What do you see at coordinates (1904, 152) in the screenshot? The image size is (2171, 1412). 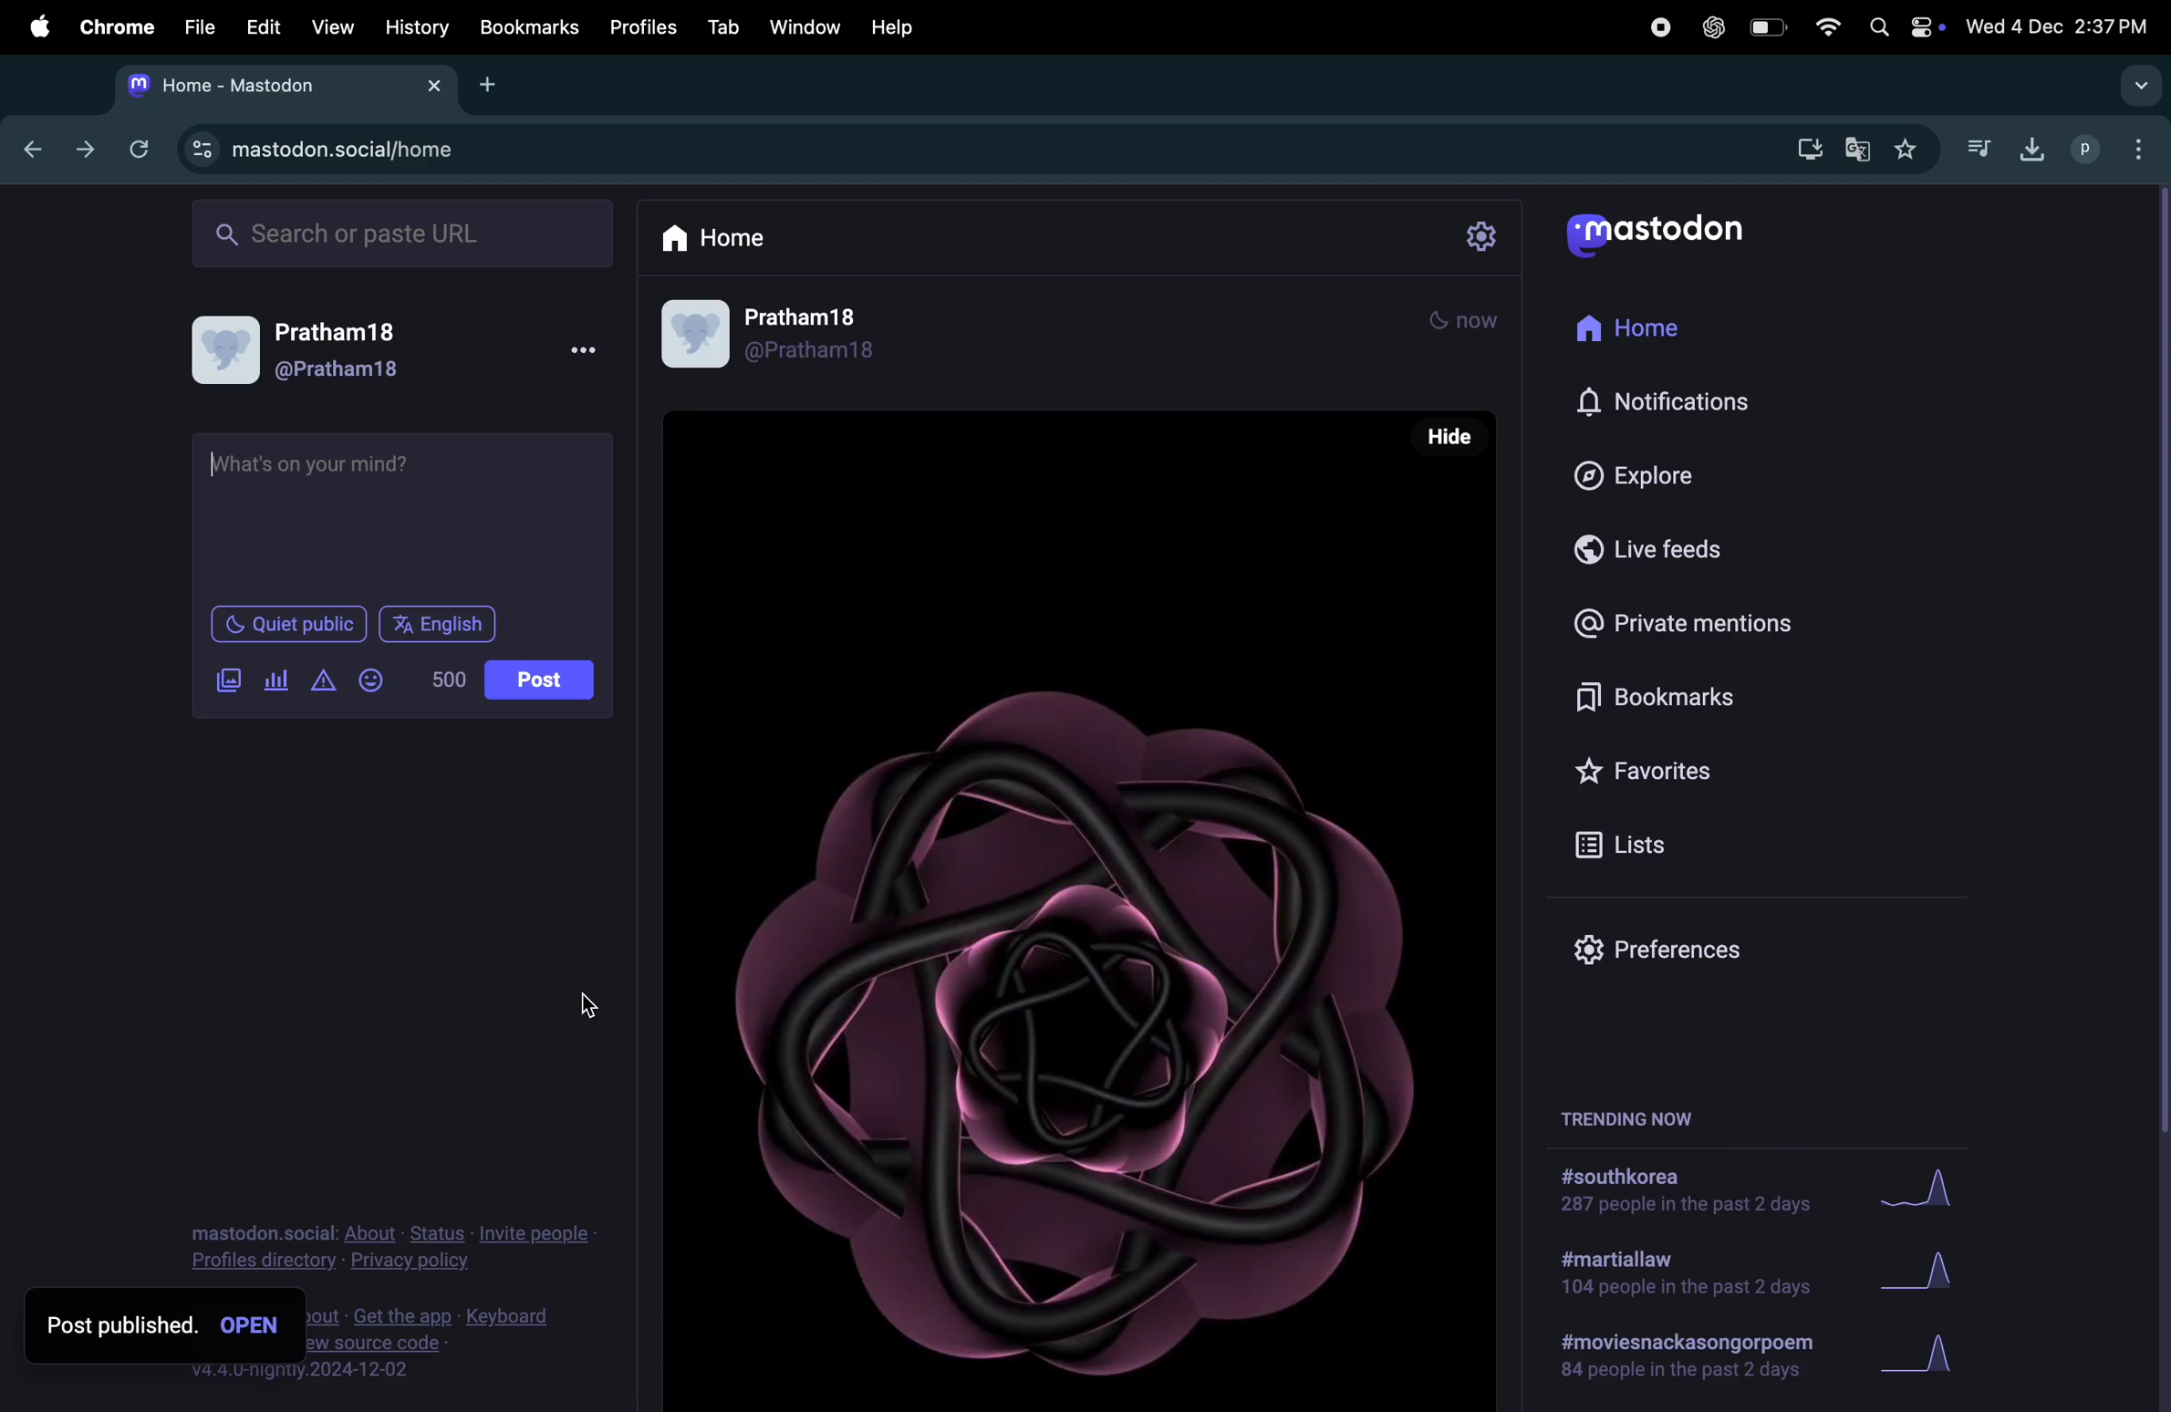 I see `favourites` at bounding box center [1904, 152].